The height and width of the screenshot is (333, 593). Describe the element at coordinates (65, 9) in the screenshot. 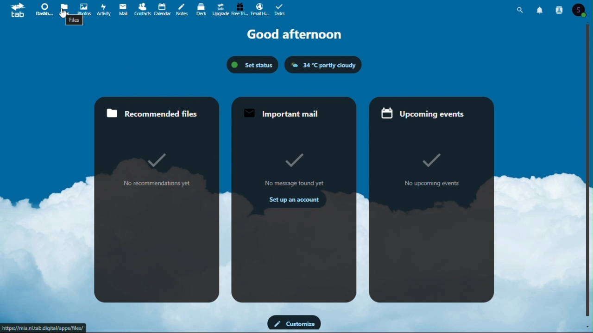

I see `Files` at that location.